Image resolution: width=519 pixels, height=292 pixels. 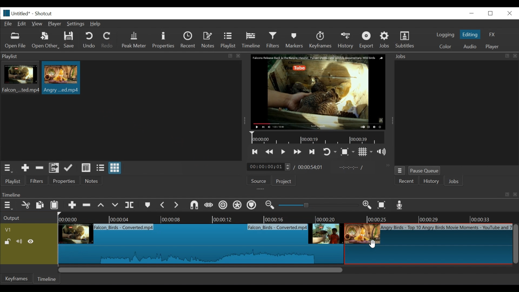 What do you see at coordinates (456, 112) in the screenshot?
I see `jobs panel` at bounding box center [456, 112].